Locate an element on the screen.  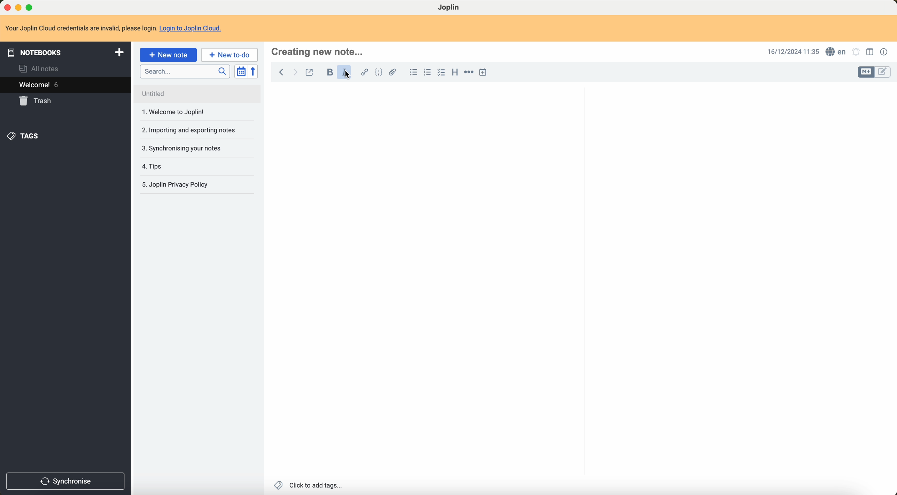
all notes is located at coordinates (39, 69).